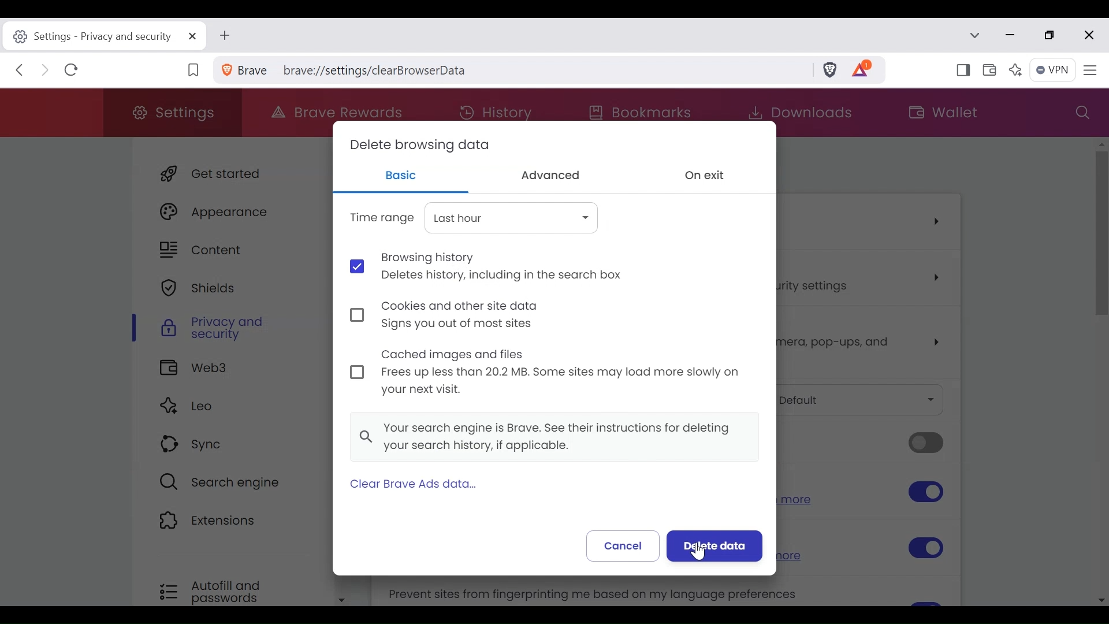  Describe the element at coordinates (833, 71) in the screenshot. I see `Brave Shields` at that location.